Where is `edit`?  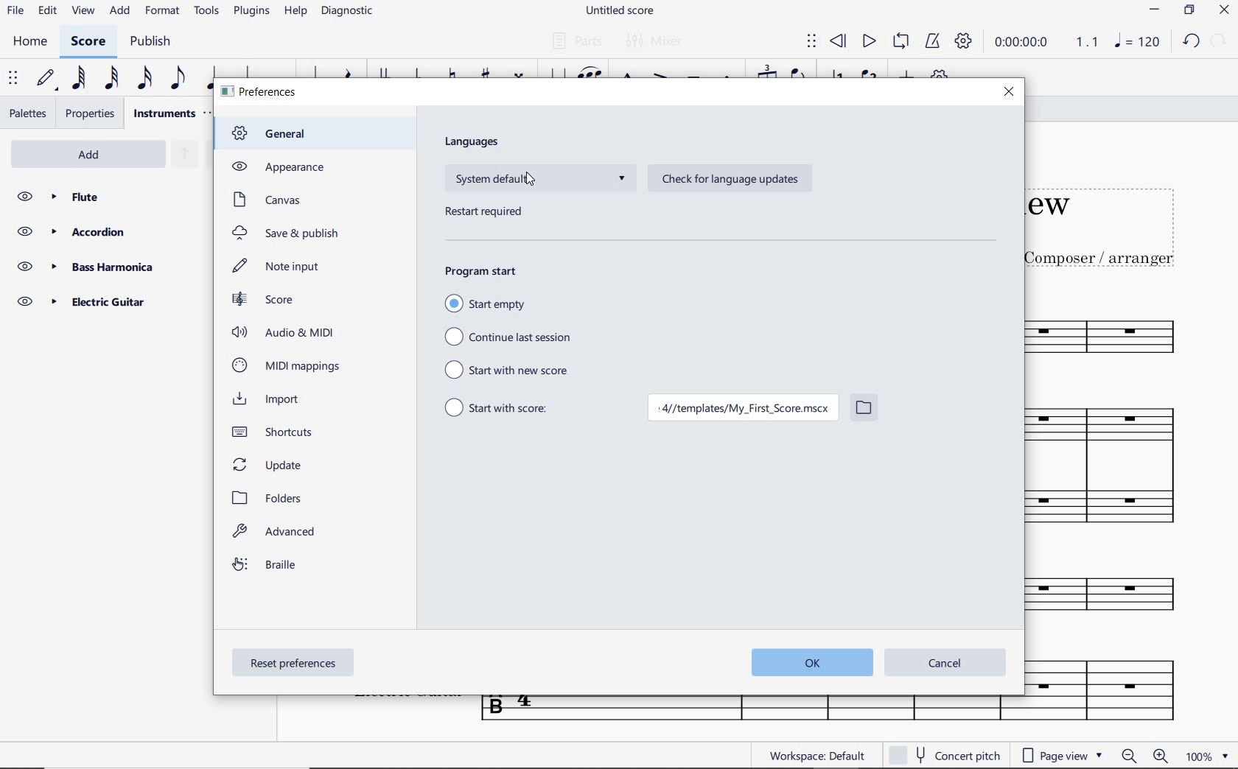 edit is located at coordinates (46, 13).